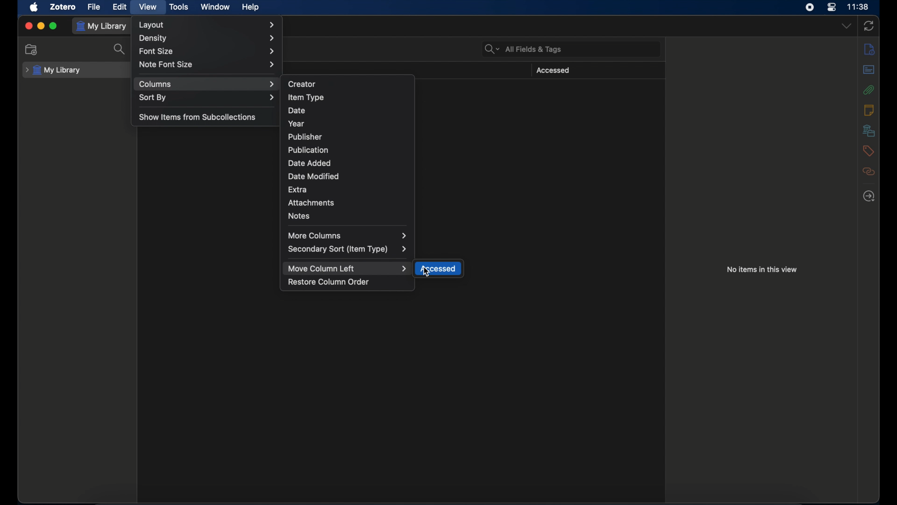 The height and width of the screenshot is (505, 897). I want to click on locate, so click(869, 196).